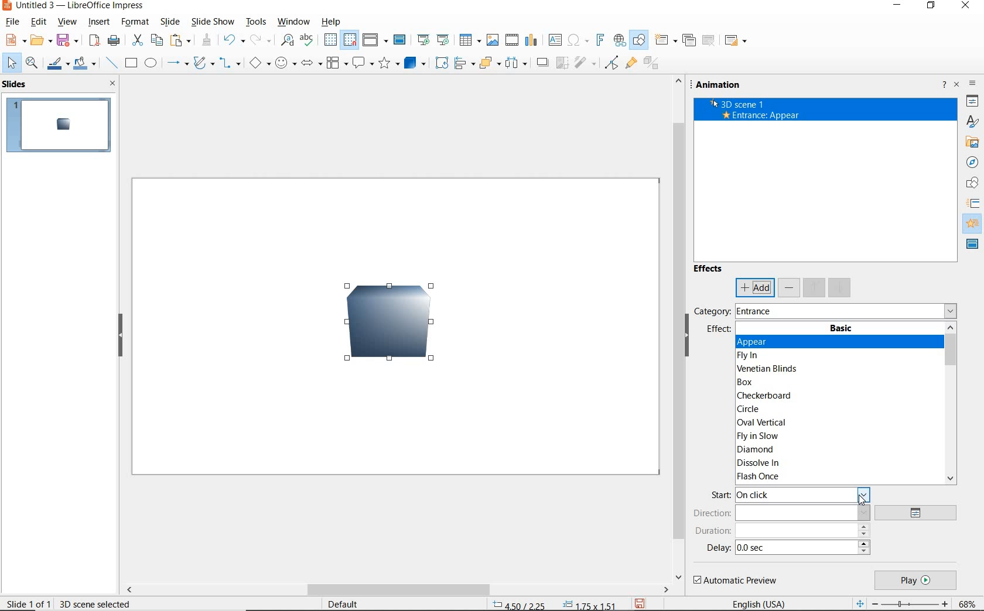 This screenshot has height=611, width=984. What do you see at coordinates (783, 530) in the screenshot?
I see `duration` at bounding box center [783, 530].